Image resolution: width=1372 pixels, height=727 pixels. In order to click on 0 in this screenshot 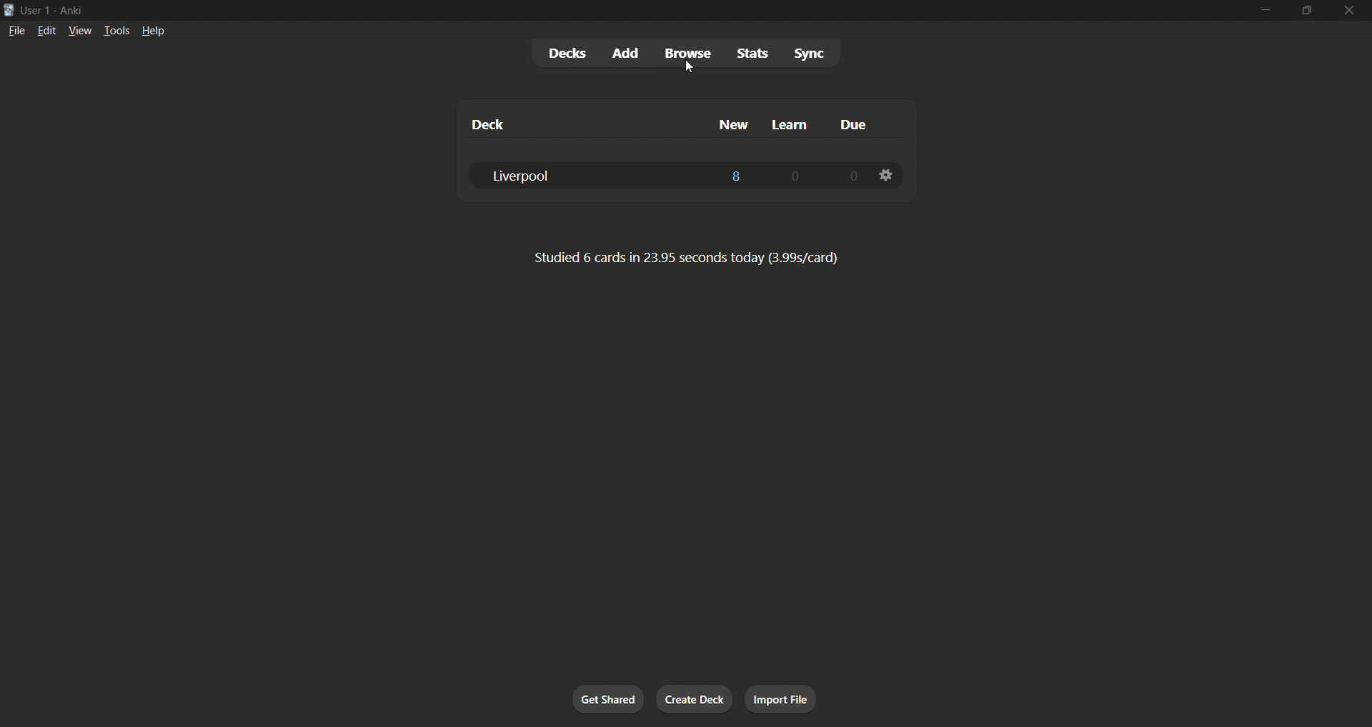, I will do `click(853, 179)`.